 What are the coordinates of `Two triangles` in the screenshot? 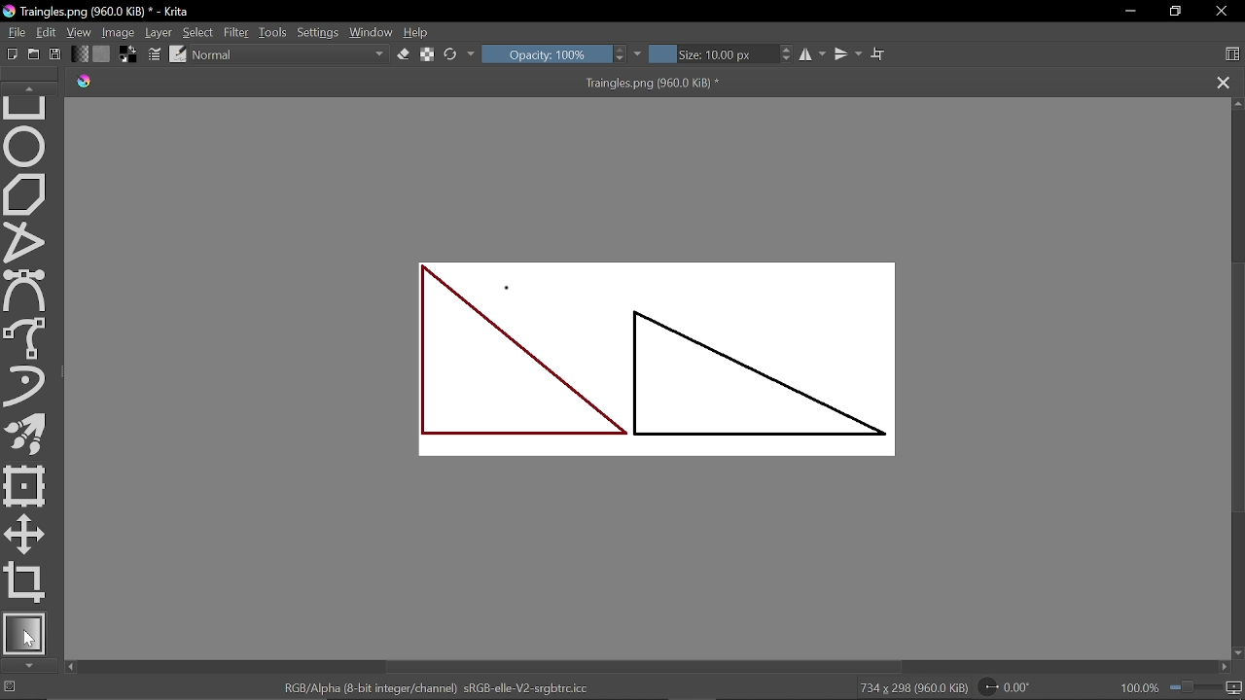 It's located at (670, 356).